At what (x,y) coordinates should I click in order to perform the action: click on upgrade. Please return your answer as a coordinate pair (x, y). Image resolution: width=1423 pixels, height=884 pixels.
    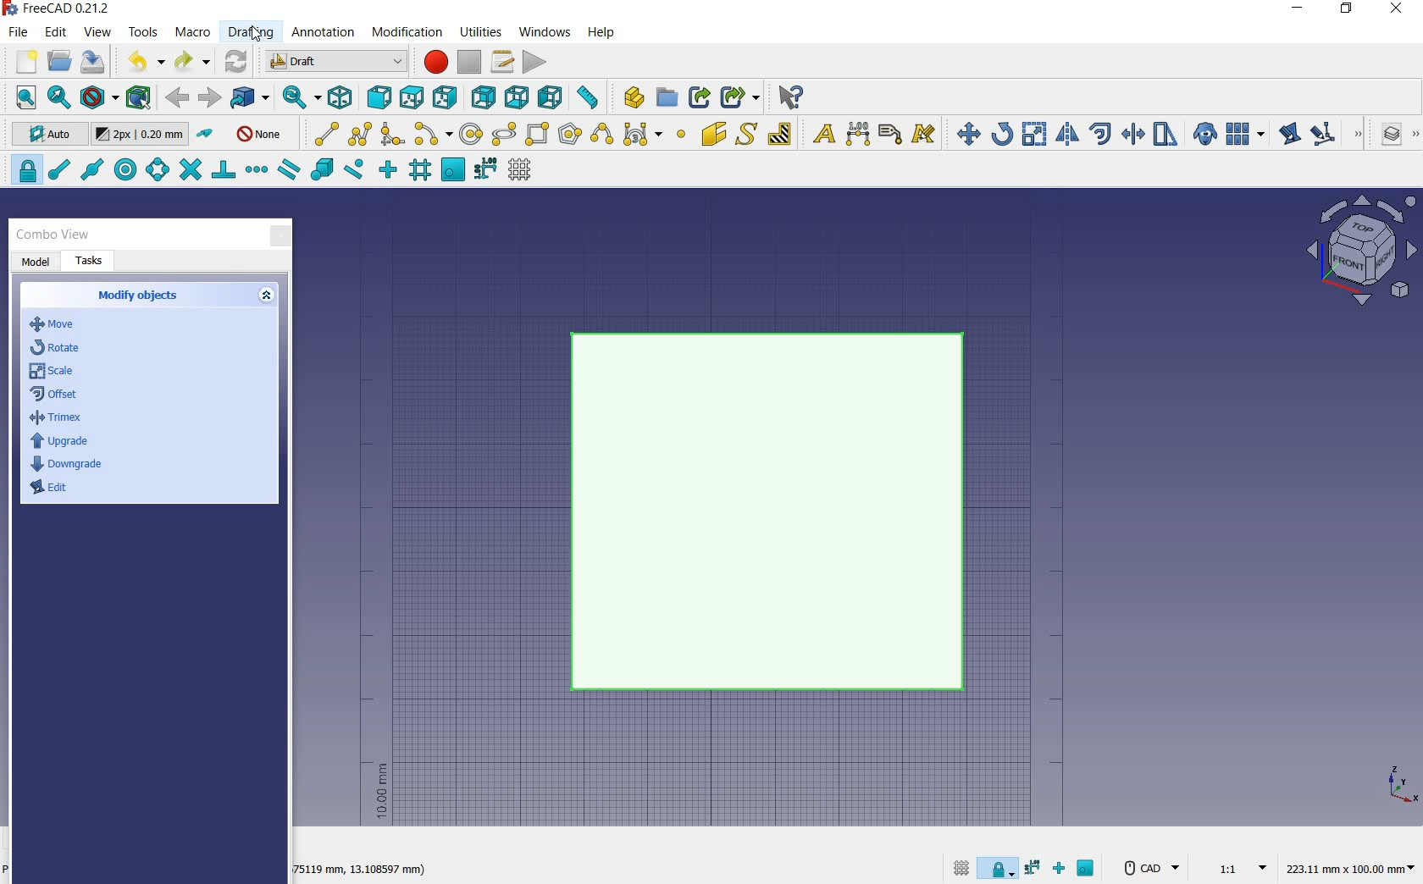
    Looking at the image, I should click on (59, 443).